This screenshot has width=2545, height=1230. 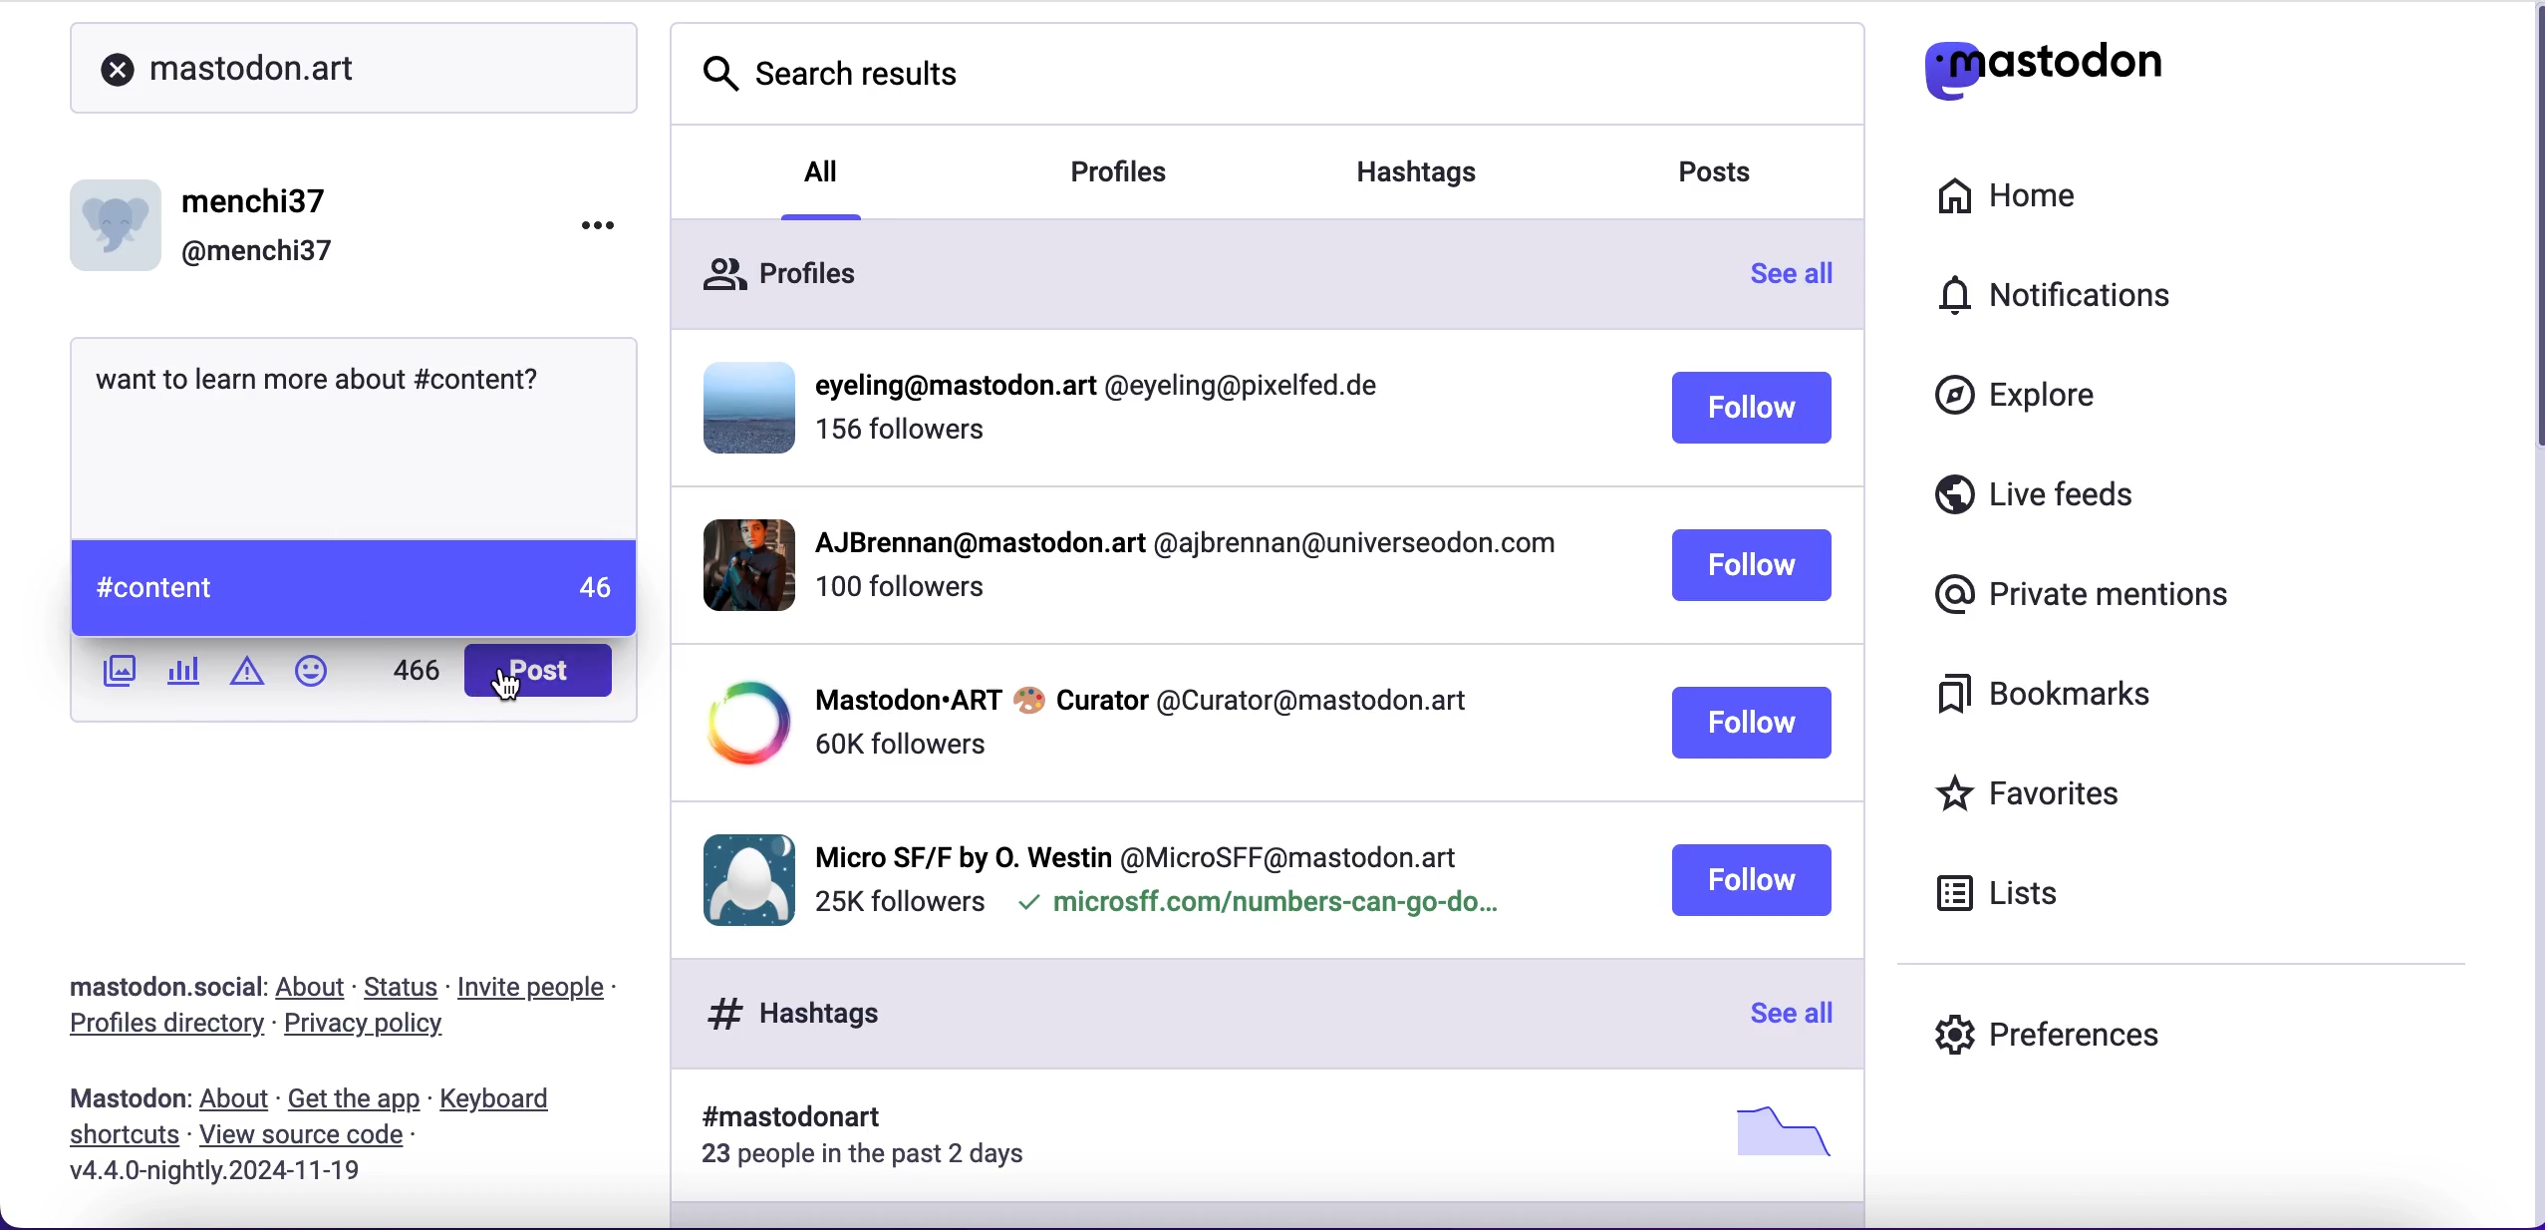 What do you see at coordinates (318, 671) in the screenshot?
I see `add emoji` at bounding box center [318, 671].